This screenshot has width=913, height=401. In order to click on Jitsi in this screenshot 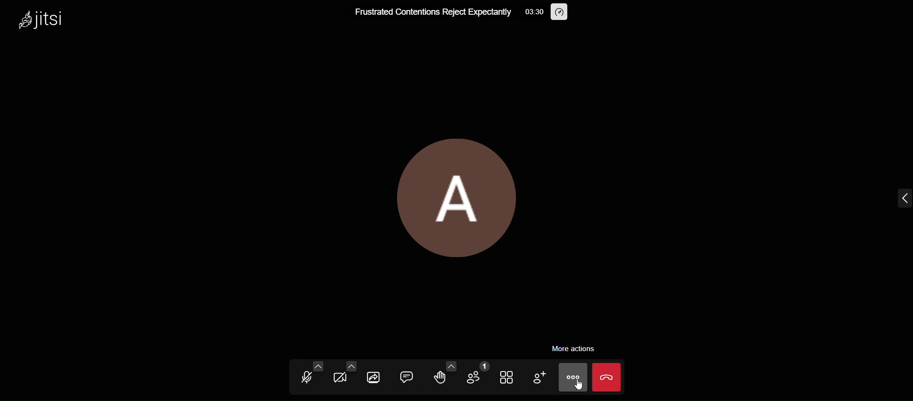, I will do `click(52, 22)`.